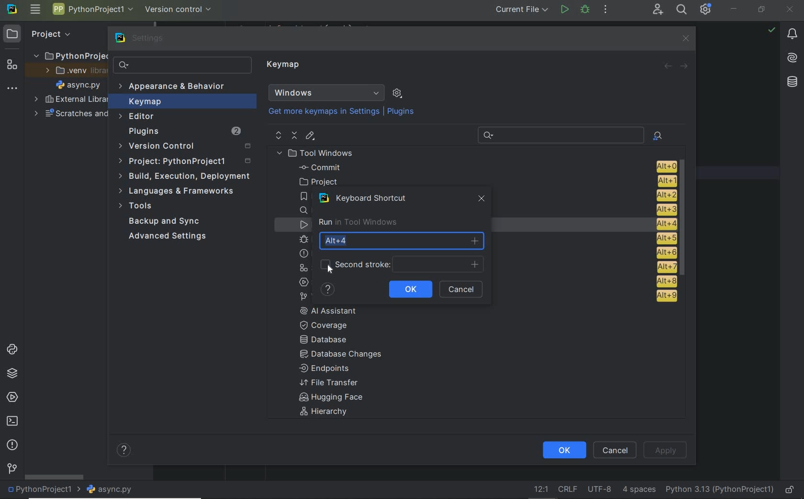 The image size is (804, 499). I want to click on editor shortcut, so click(311, 137).